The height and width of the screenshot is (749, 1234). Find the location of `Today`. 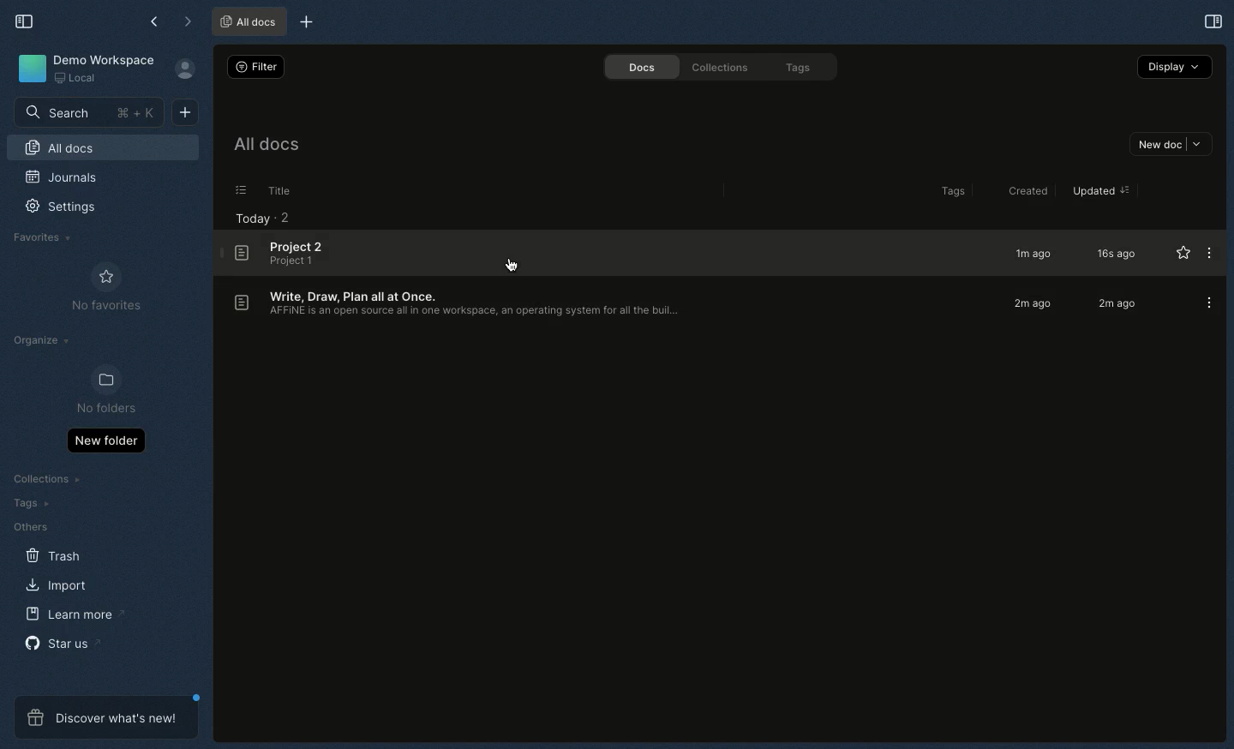

Today is located at coordinates (249, 217).